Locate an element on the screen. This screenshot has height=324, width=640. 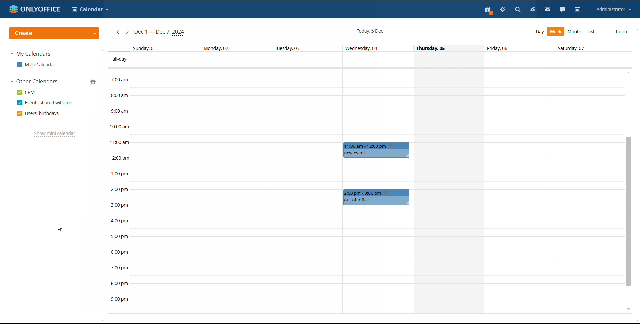
my calendars is located at coordinates (30, 54).